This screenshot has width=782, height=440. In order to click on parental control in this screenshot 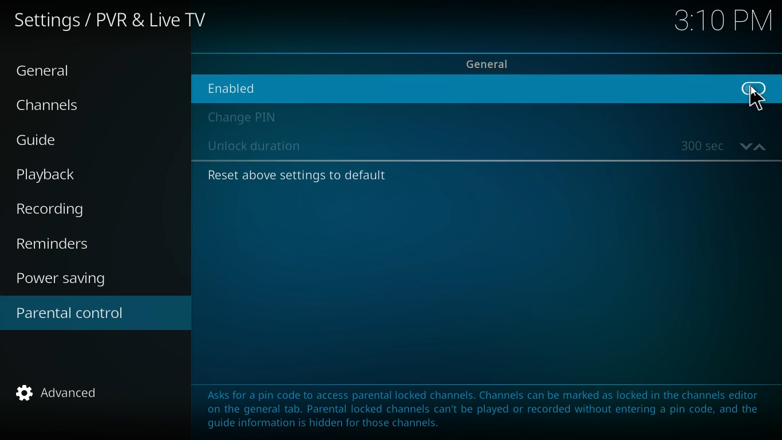, I will do `click(96, 315)`.